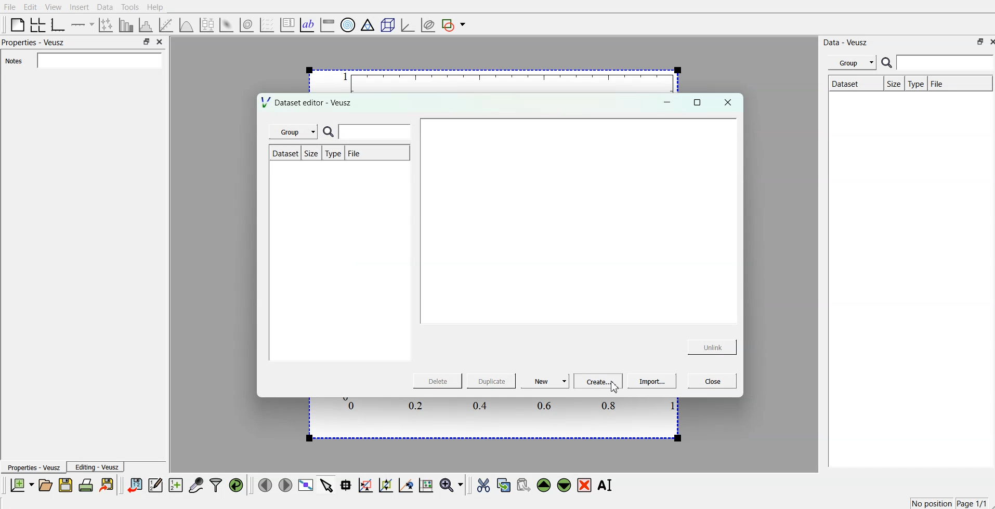 Image resolution: width=995 pixels, height=509 pixels. What do you see at coordinates (98, 60) in the screenshot?
I see `Notes field` at bounding box center [98, 60].